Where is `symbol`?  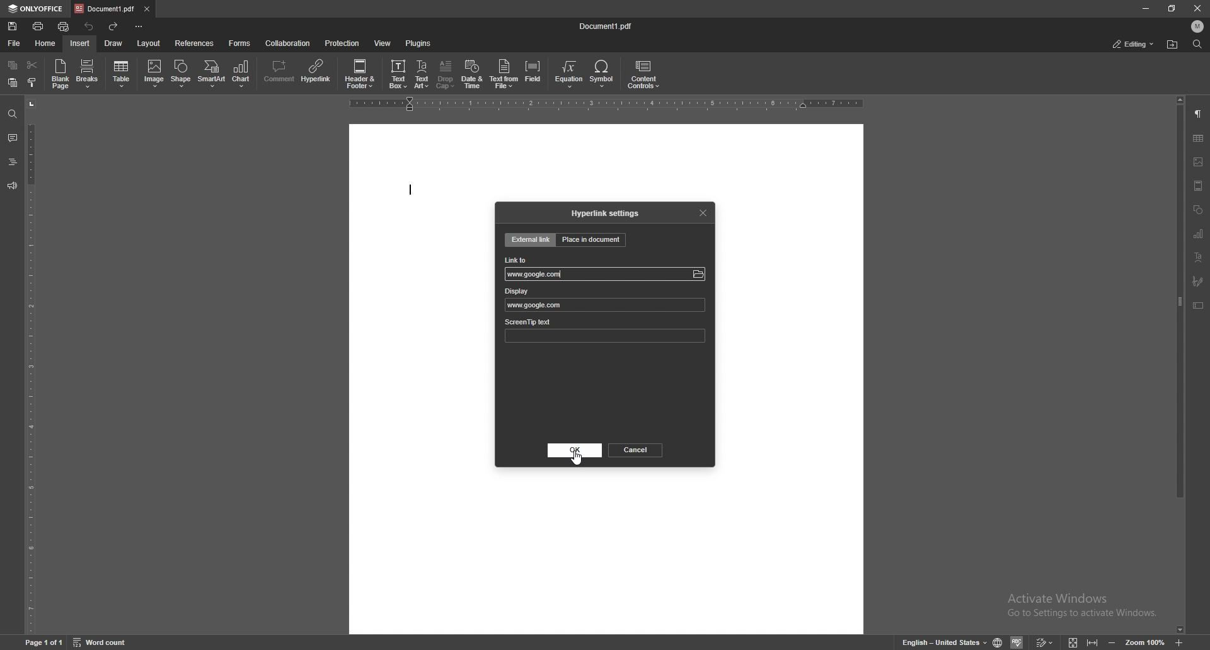 symbol is located at coordinates (604, 74).